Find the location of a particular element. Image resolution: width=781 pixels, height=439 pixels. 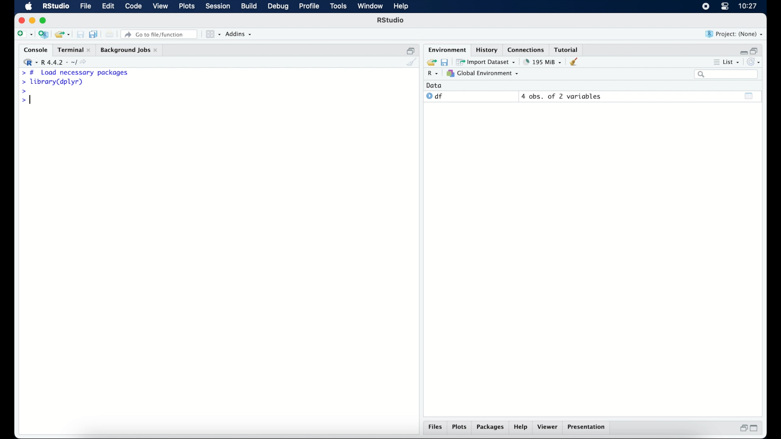

viewer is located at coordinates (549, 428).